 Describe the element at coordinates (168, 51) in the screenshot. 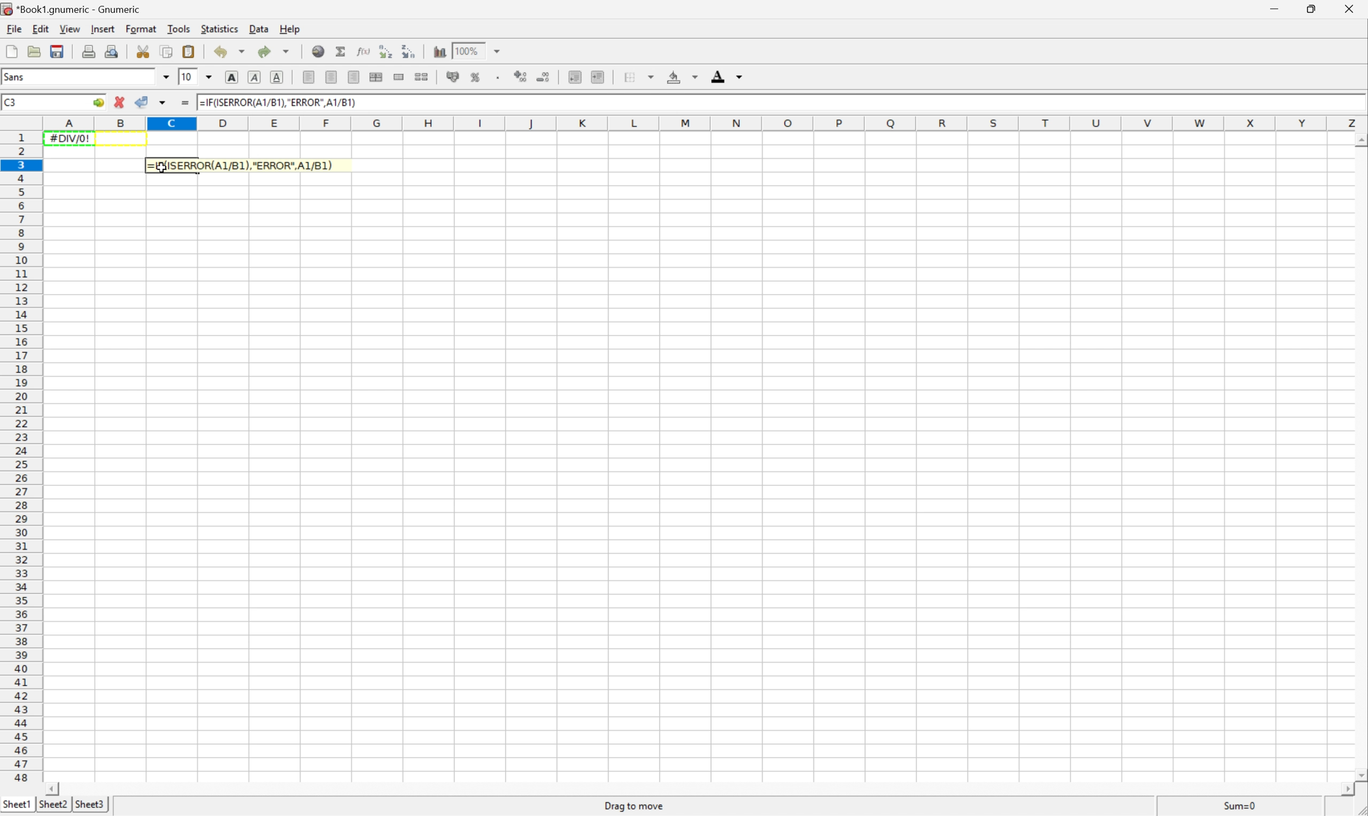

I see `Copy the selection` at that location.